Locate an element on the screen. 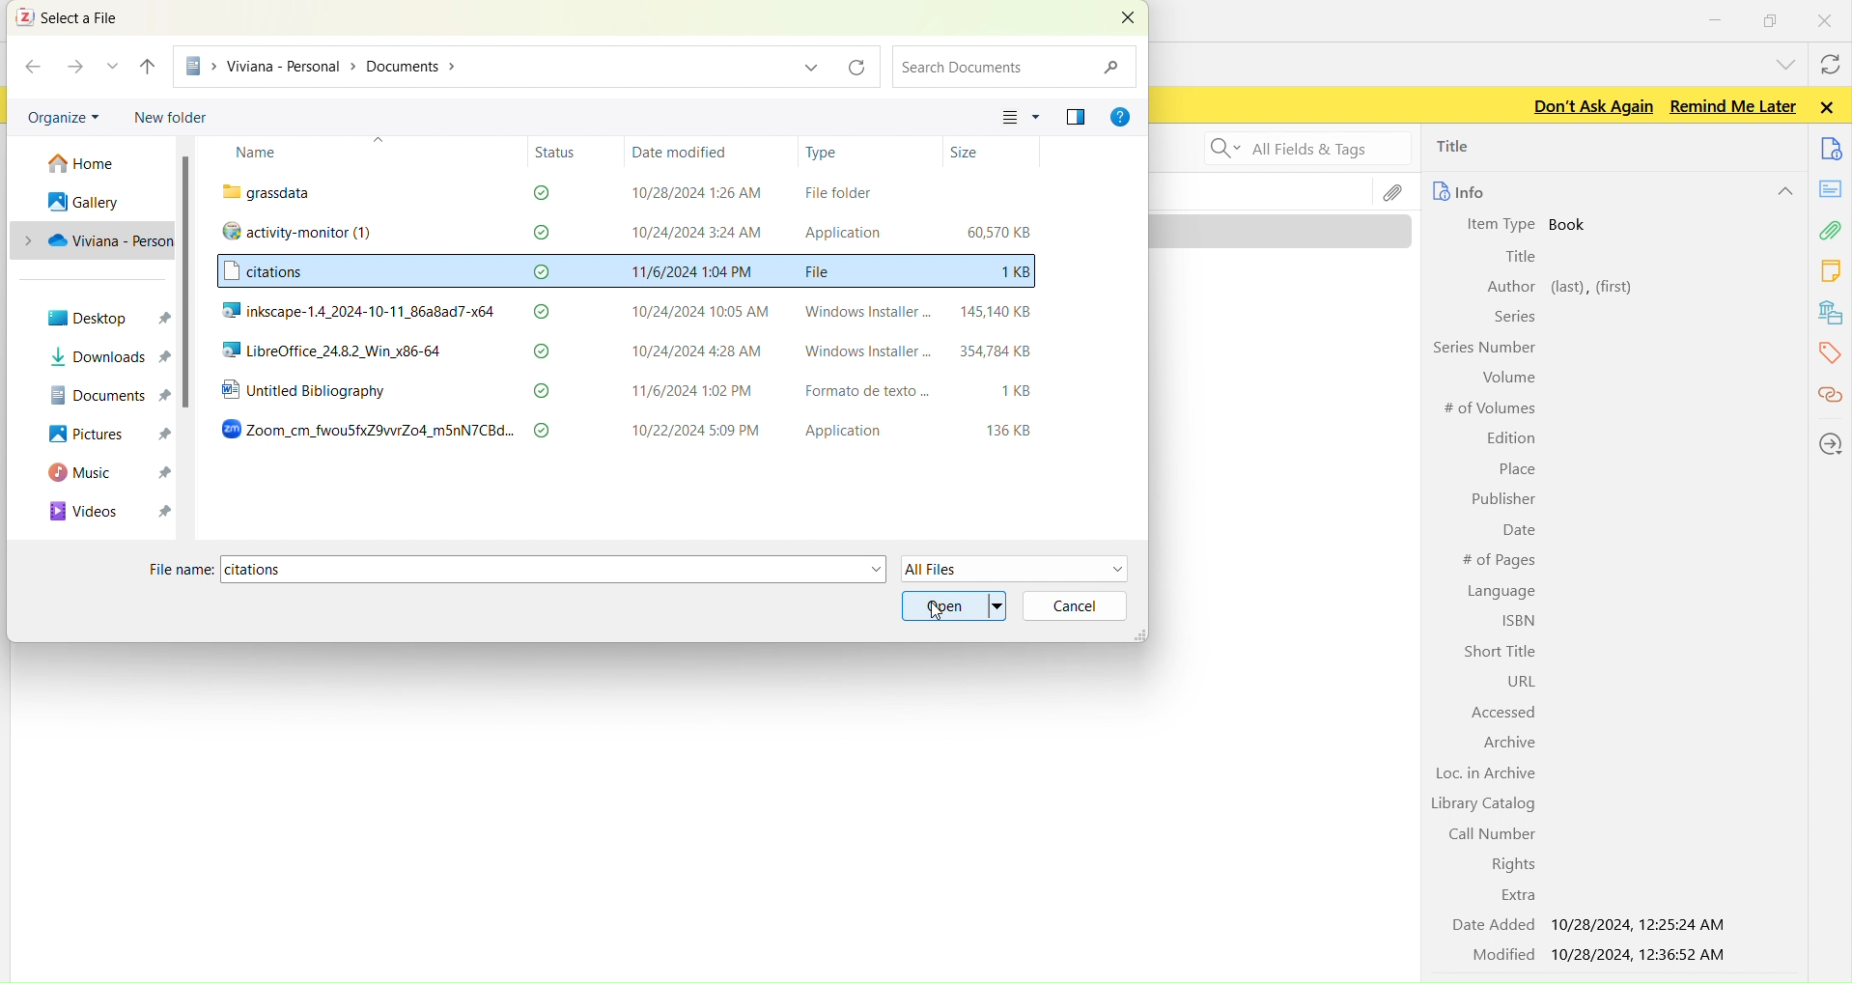 Image resolution: width=1852 pixels, height=983 pixels. 1KB is located at coordinates (1003, 272).